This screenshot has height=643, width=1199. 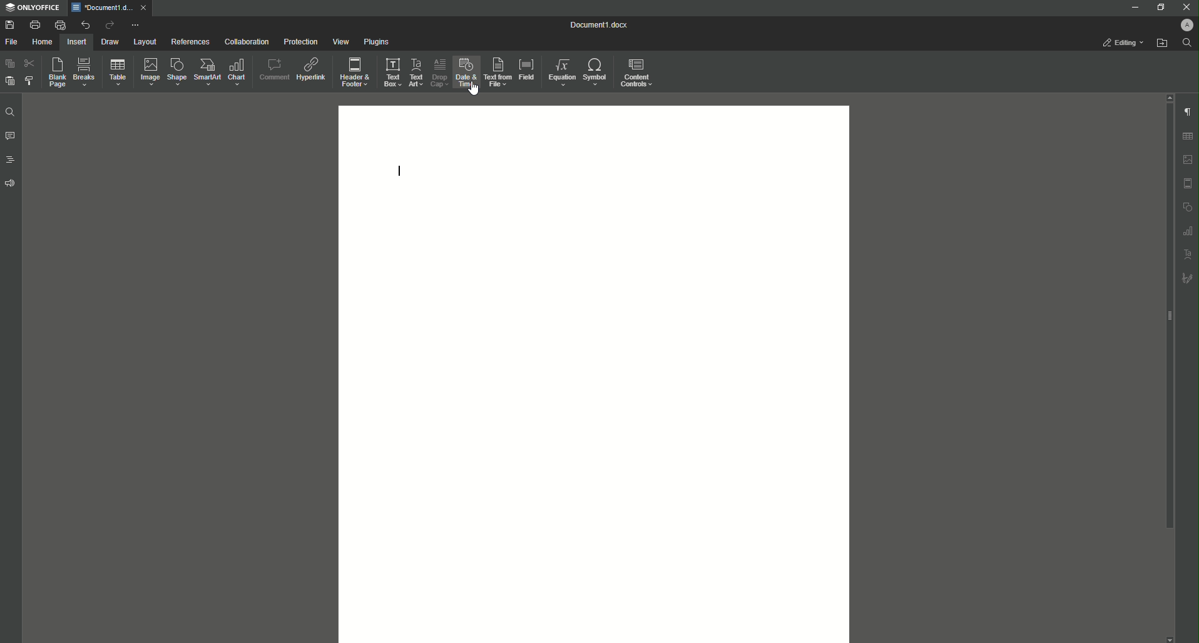 I want to click on Shape, so click(x=175, y=72).